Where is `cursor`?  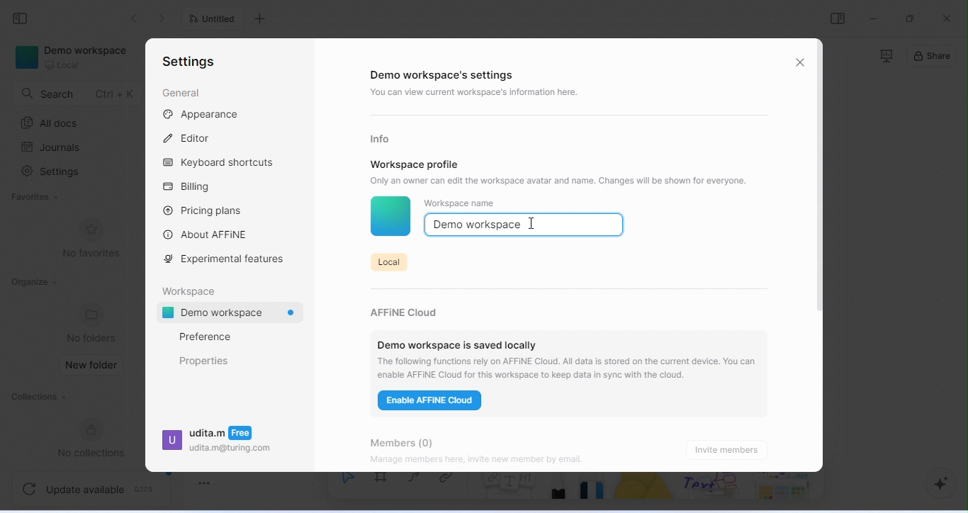
cursor is located at coordinates (532, 222).